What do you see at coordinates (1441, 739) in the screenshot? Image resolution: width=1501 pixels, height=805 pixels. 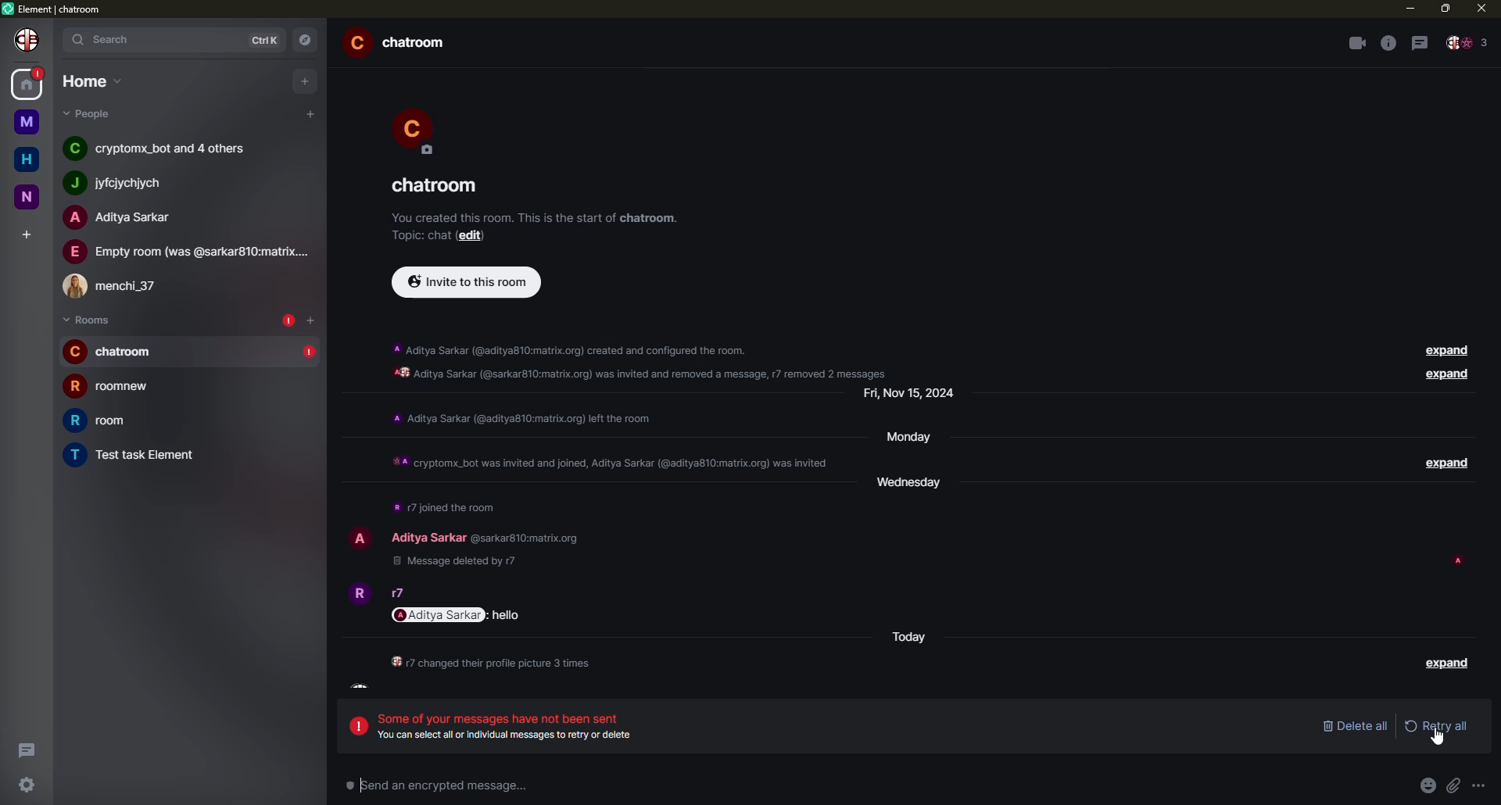 I see `cursor` at bounding box center [1441, 739].